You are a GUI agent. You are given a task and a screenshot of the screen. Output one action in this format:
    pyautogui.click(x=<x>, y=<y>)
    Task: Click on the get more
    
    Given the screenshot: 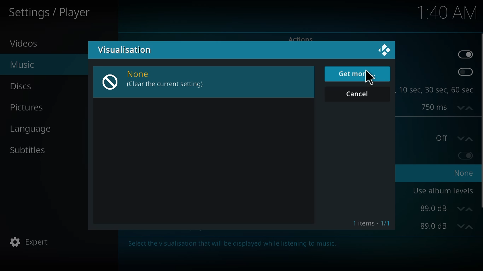 What is the action you would take?
    pyautogui.click(x=355, y=74)
    